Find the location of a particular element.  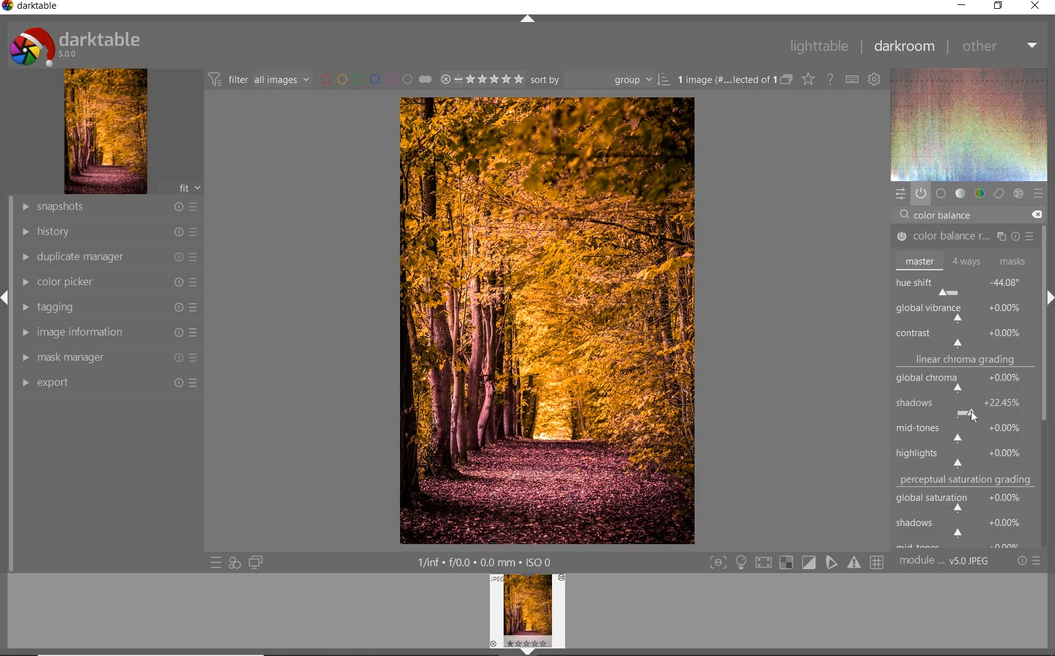

COLOR BALANCE is located at coordinates (946, 216).